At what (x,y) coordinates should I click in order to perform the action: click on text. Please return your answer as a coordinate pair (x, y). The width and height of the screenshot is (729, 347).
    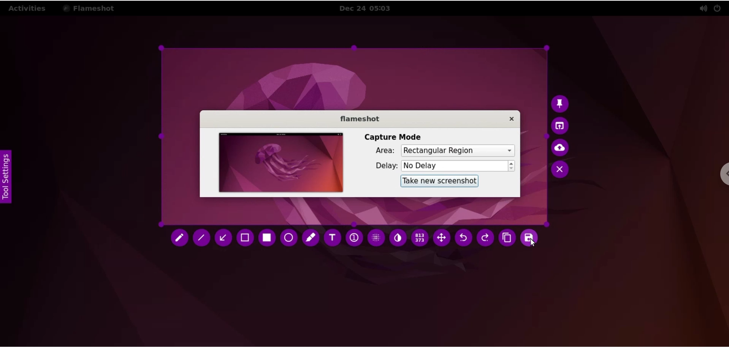
    Looking at the image, I should click on (333, 236).